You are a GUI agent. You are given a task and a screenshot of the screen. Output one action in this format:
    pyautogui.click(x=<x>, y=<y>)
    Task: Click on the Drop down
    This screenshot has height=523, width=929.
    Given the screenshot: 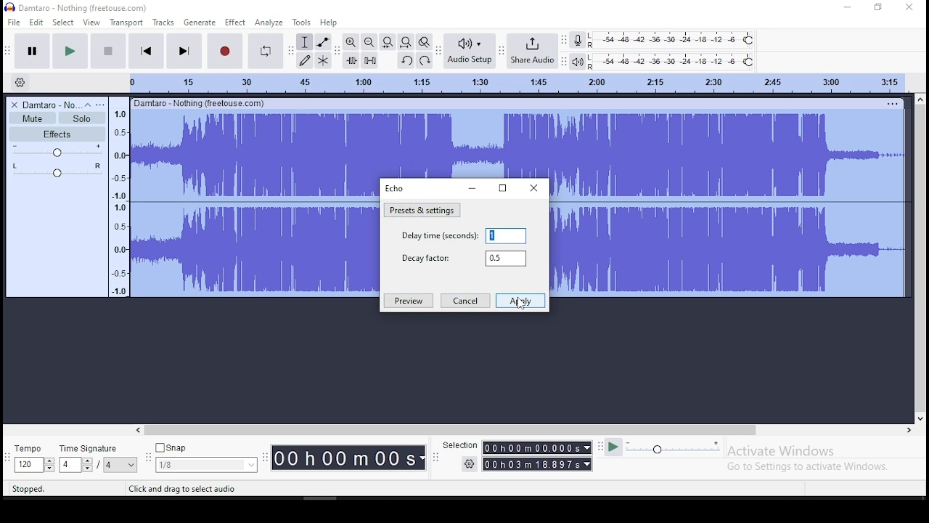 What is the action you would take?
    pyautogui.click(x=587, y=464)
    